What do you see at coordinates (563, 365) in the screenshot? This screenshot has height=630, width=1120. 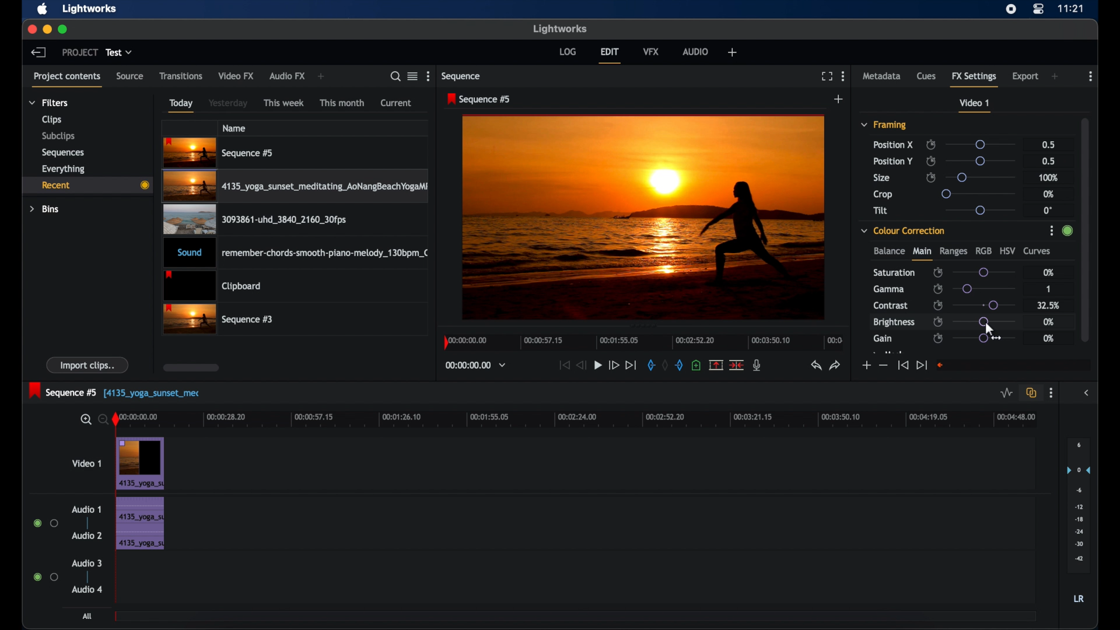 I see `jump to start` at bounding box center [563, 365].